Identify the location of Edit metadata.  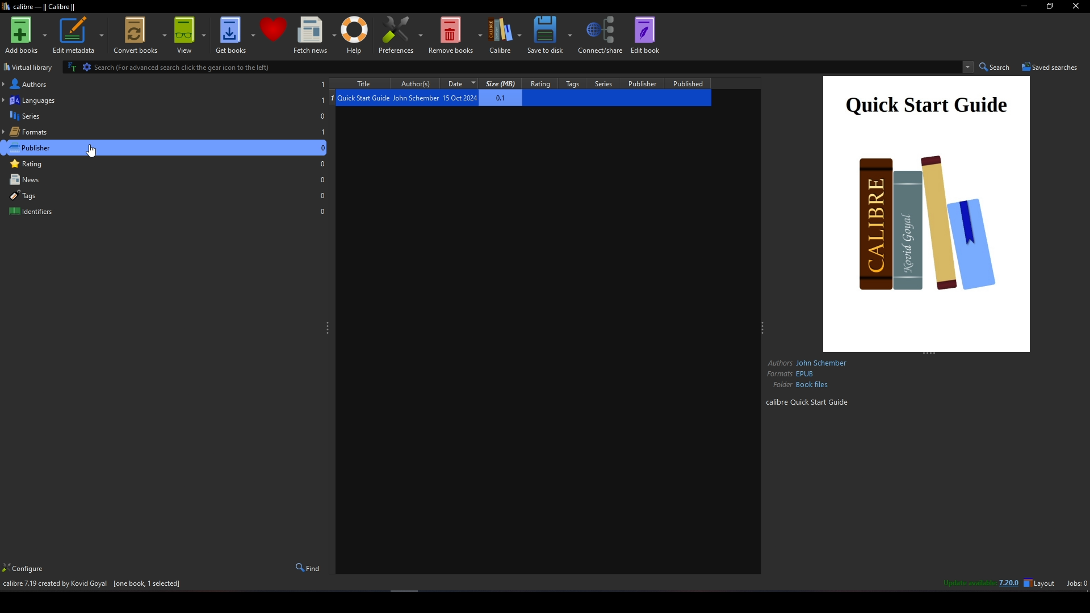
(79, 35).